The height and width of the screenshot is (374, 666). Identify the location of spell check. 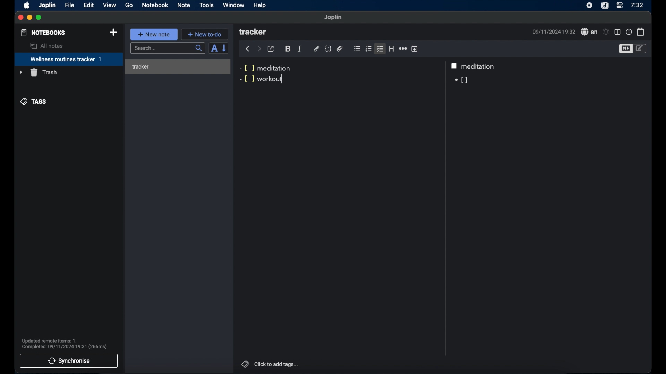
(588, 32).